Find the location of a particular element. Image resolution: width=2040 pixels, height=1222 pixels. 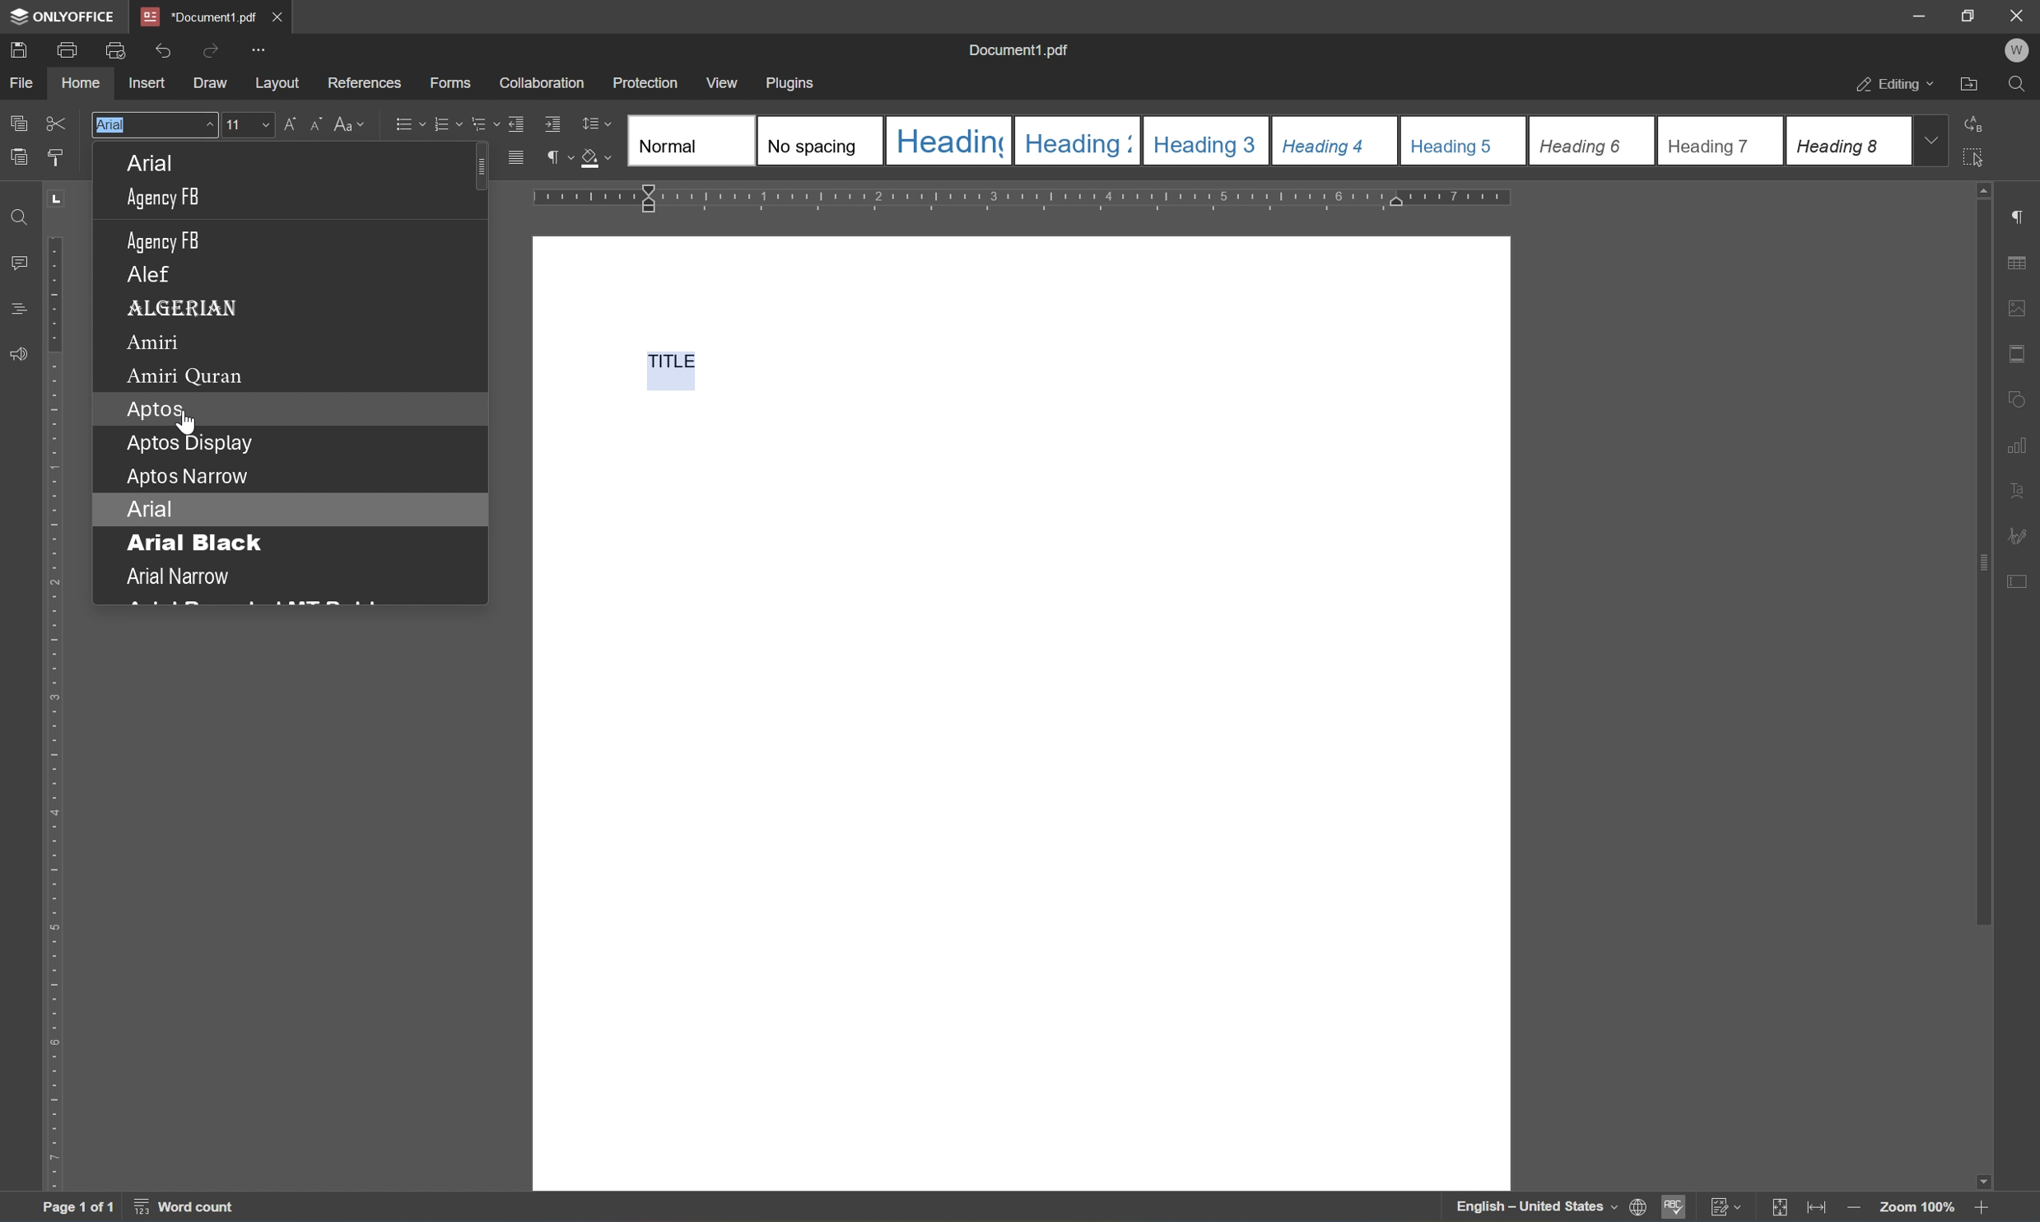

Arial is located at coordinates (258, 509).